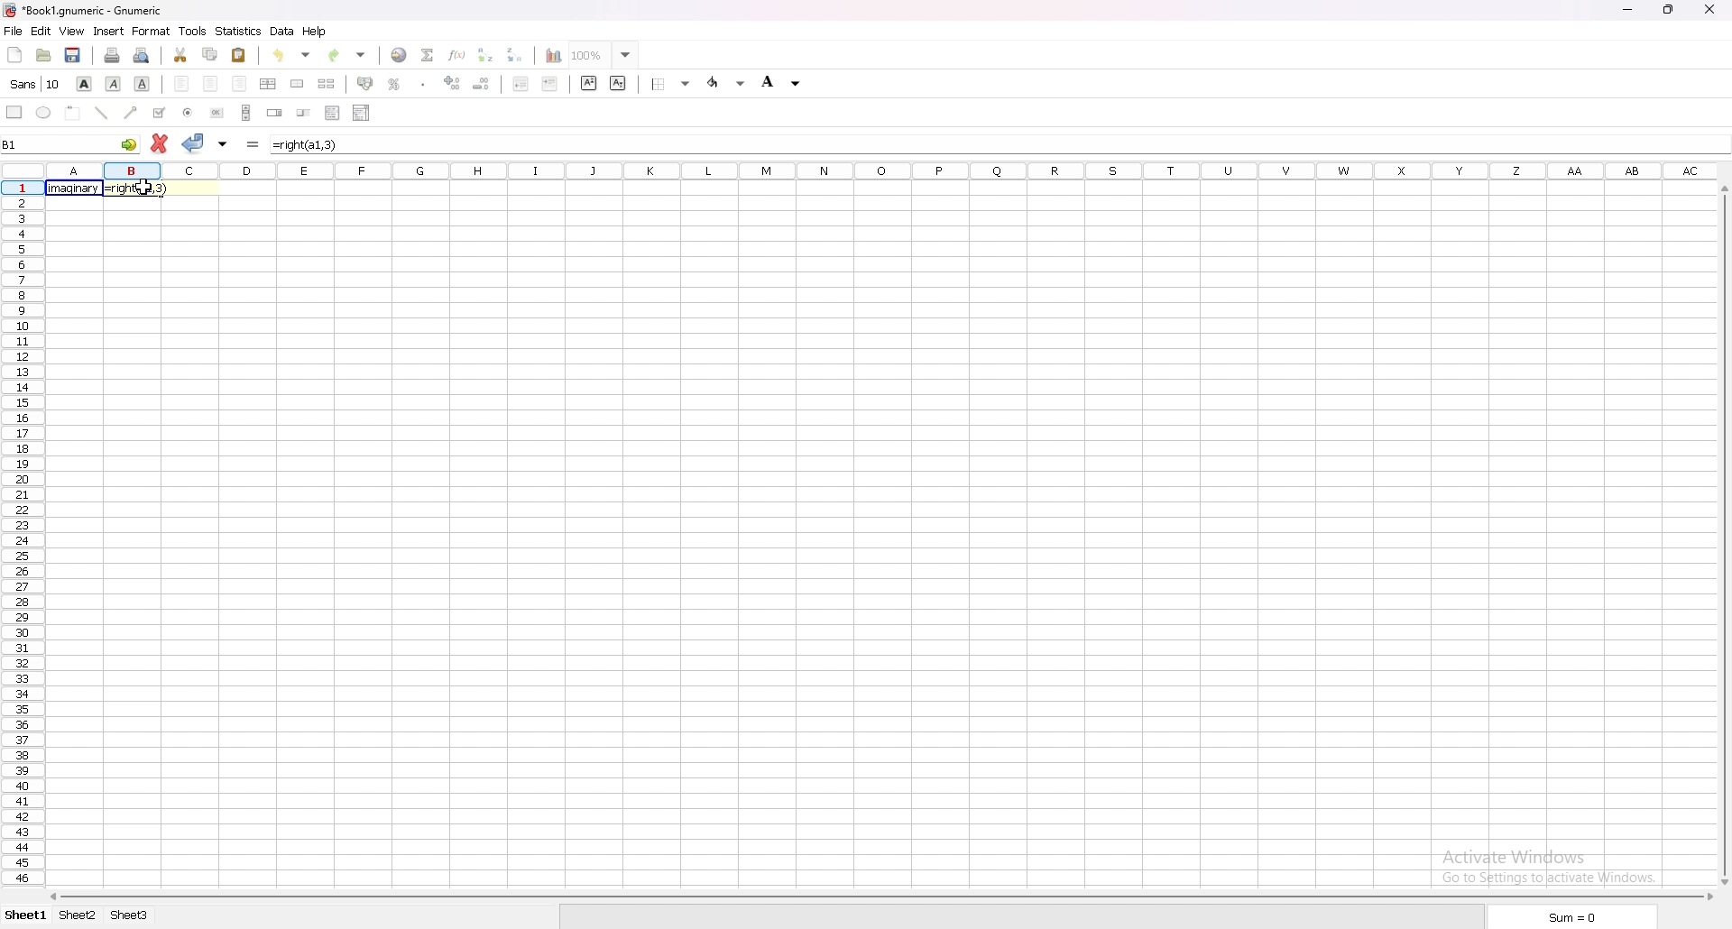 The width and height of the screenshot is (1732, 929). I want to click on increase decimals, so click(452, 82).